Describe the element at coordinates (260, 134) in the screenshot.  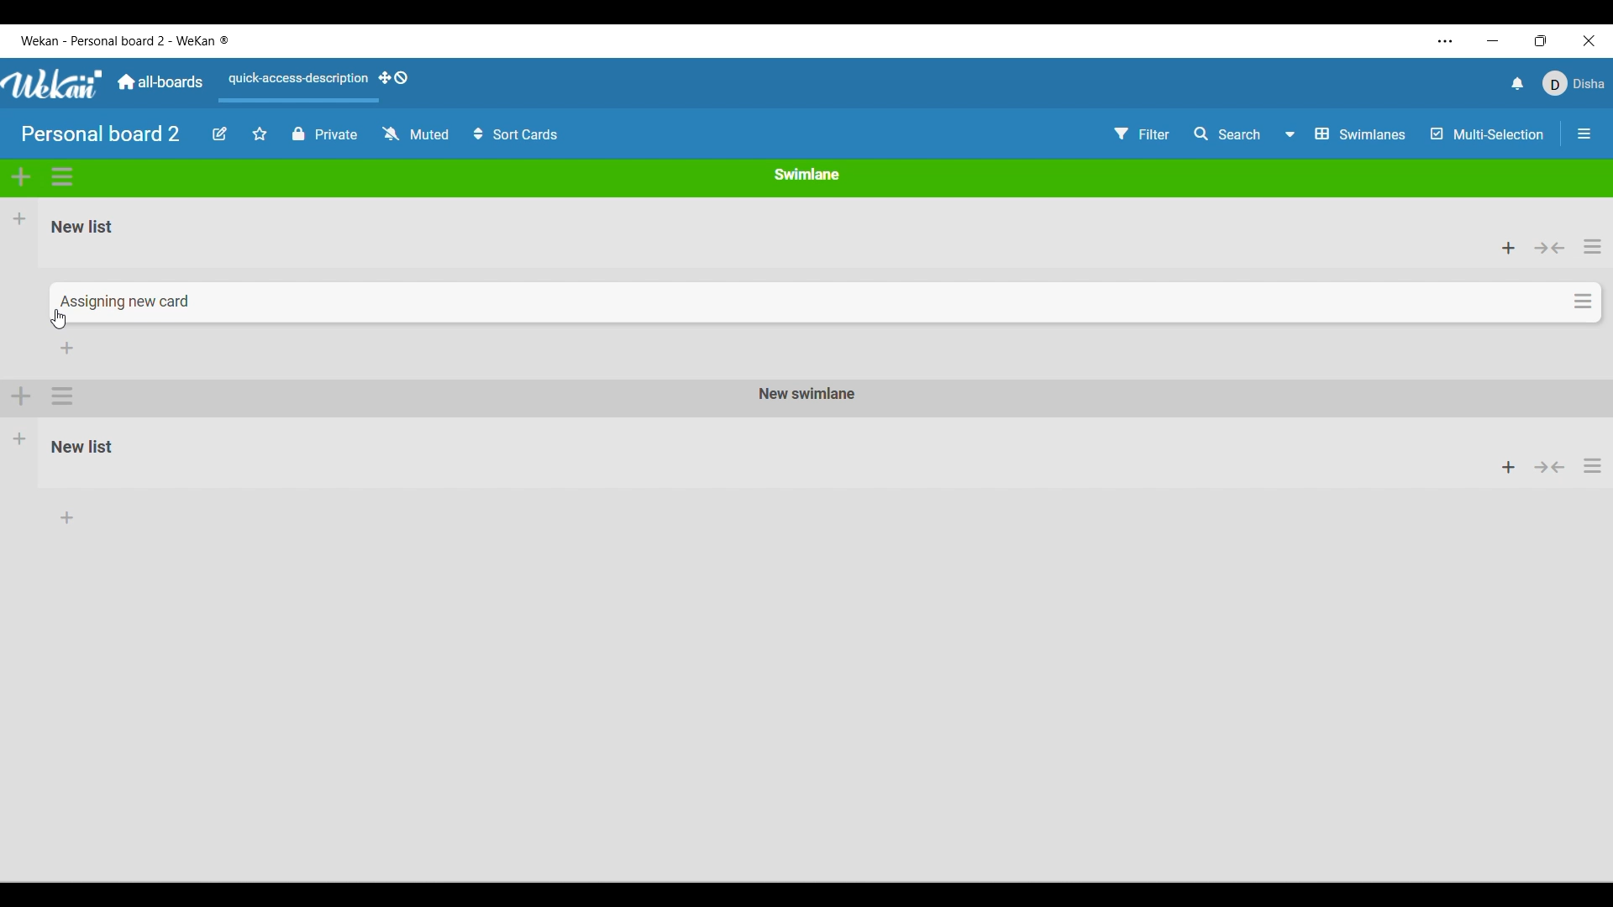
I see `Star board` at that location.